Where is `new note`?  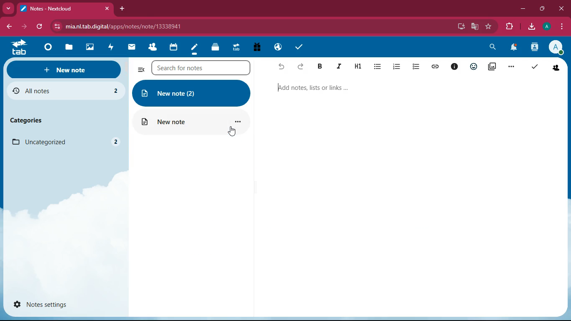 new note is located at coordinates (64, 69).